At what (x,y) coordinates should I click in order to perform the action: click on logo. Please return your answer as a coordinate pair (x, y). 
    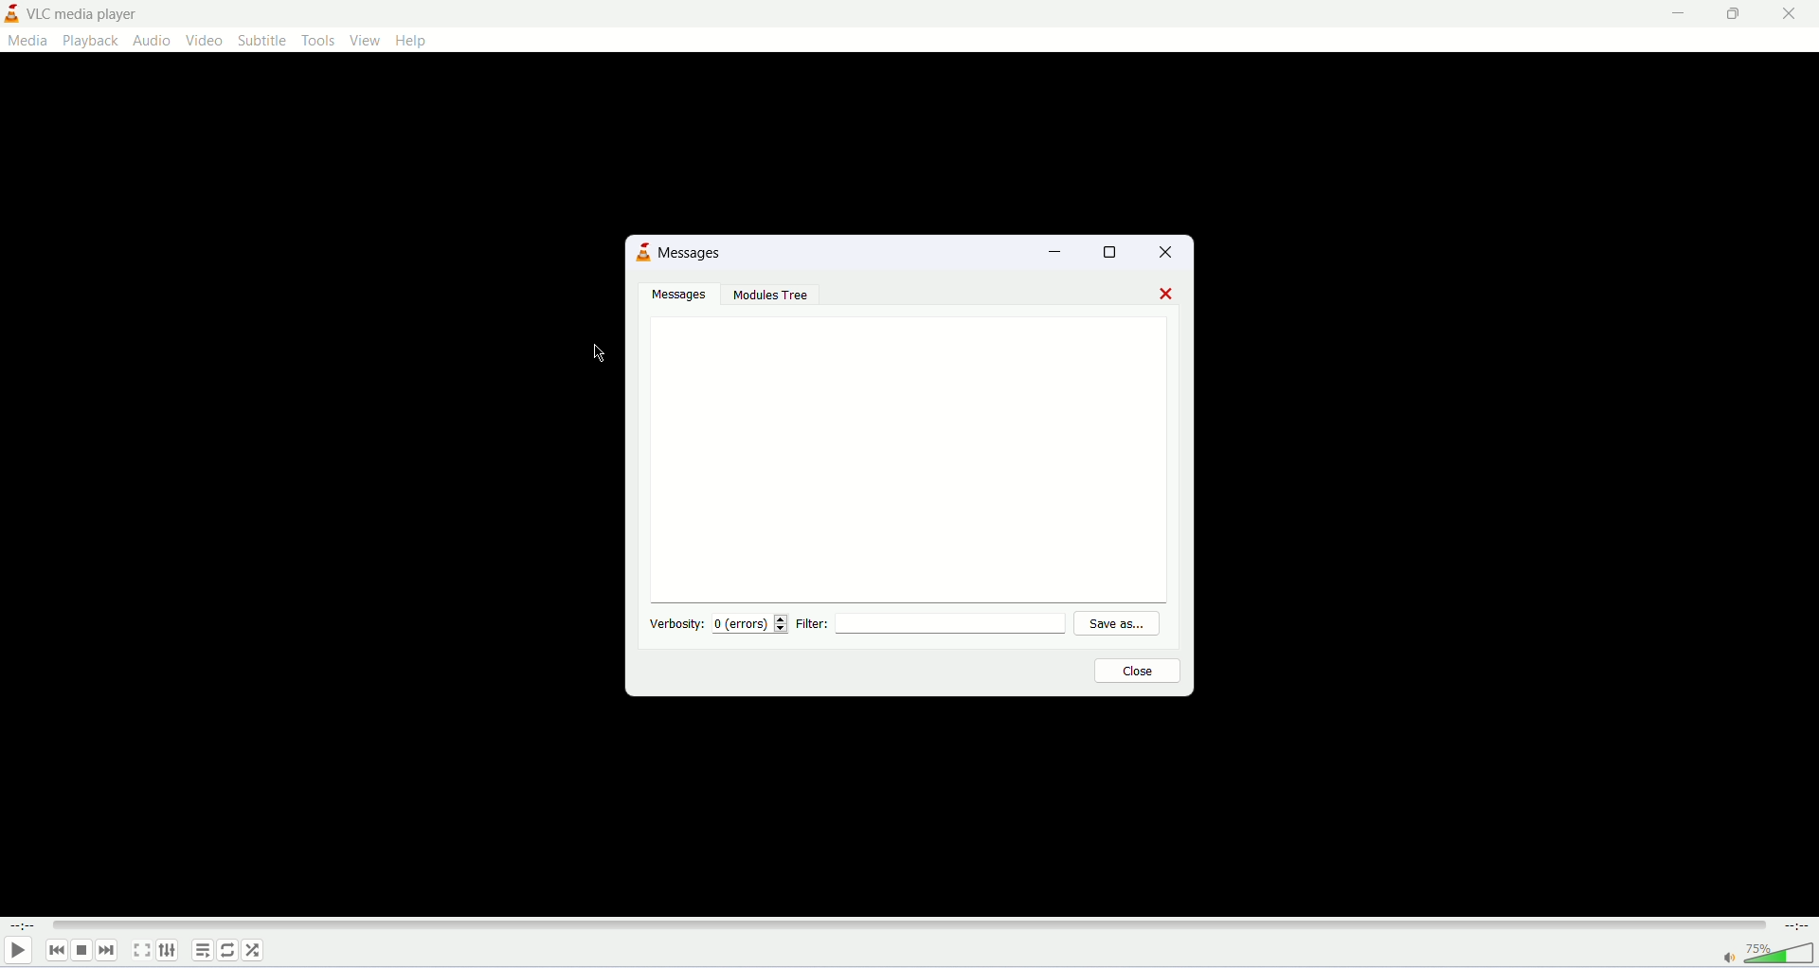
    Looking at the image, I should click on (11, 14).